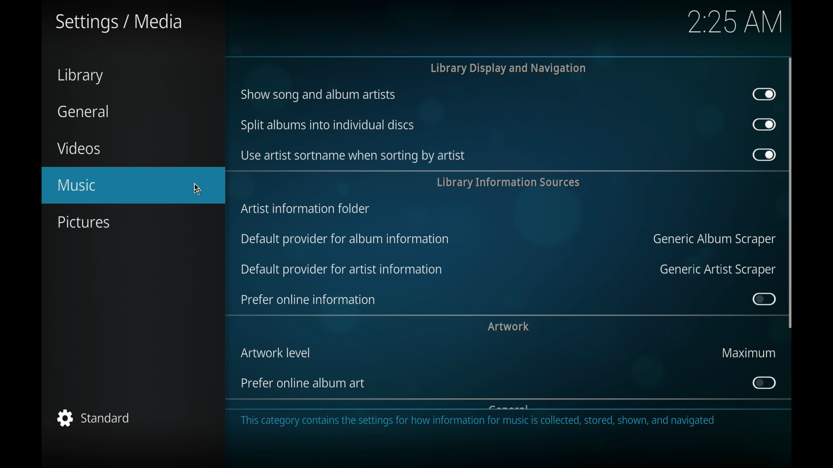 This screenshot has height=468, width=833. I want to click on artwork, so click(509, 327).